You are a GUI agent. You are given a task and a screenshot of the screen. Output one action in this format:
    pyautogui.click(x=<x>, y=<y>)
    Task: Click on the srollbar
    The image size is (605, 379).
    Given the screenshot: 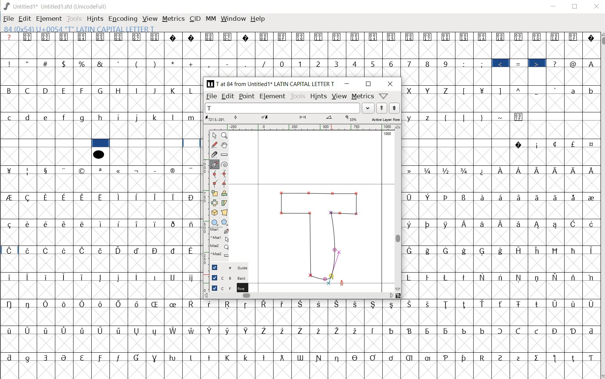 What is the action you would take?
    pyautogui.click(x=298, y=295)
    